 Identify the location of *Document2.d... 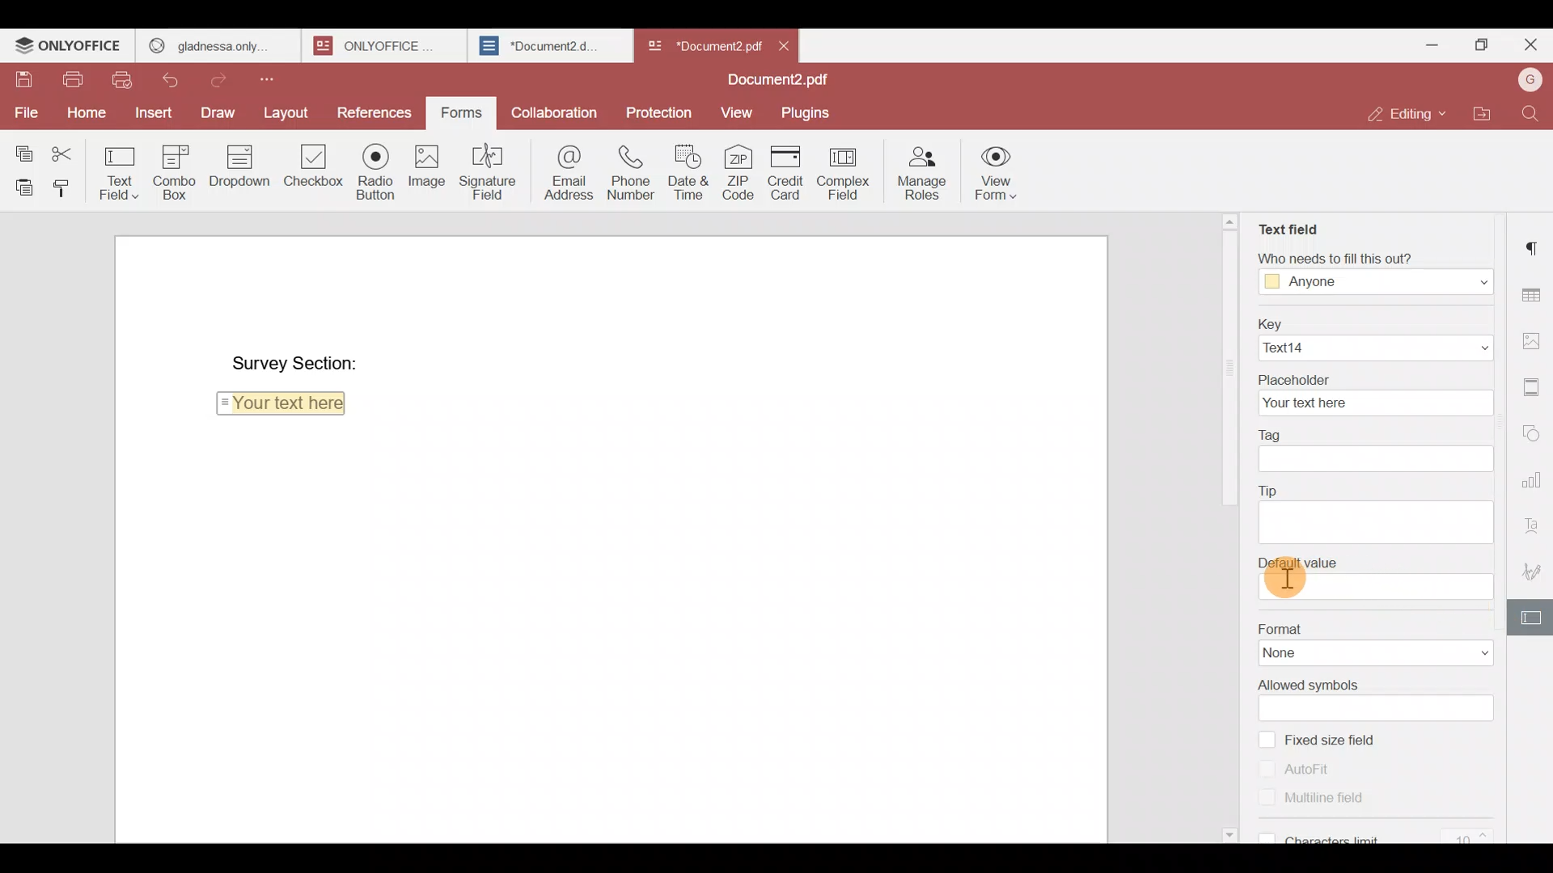
(540, 44).